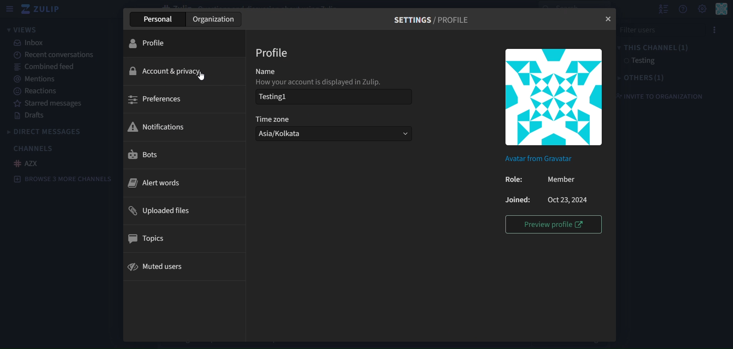 This screenshot has height=349, width=733. Describe the element at coordinates (34, 148) in the screenshot. I see `channels` at that location.